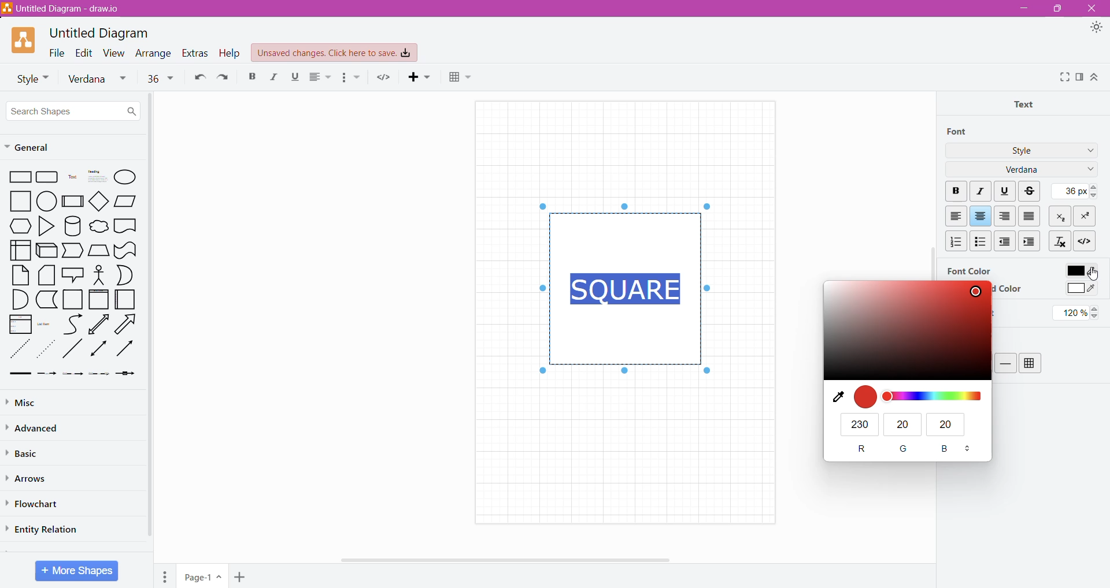 This screenshot has height=588, width=1110. Describe the element at coordinates (160, 77) in the screenshot. I see `Font size` at that location.